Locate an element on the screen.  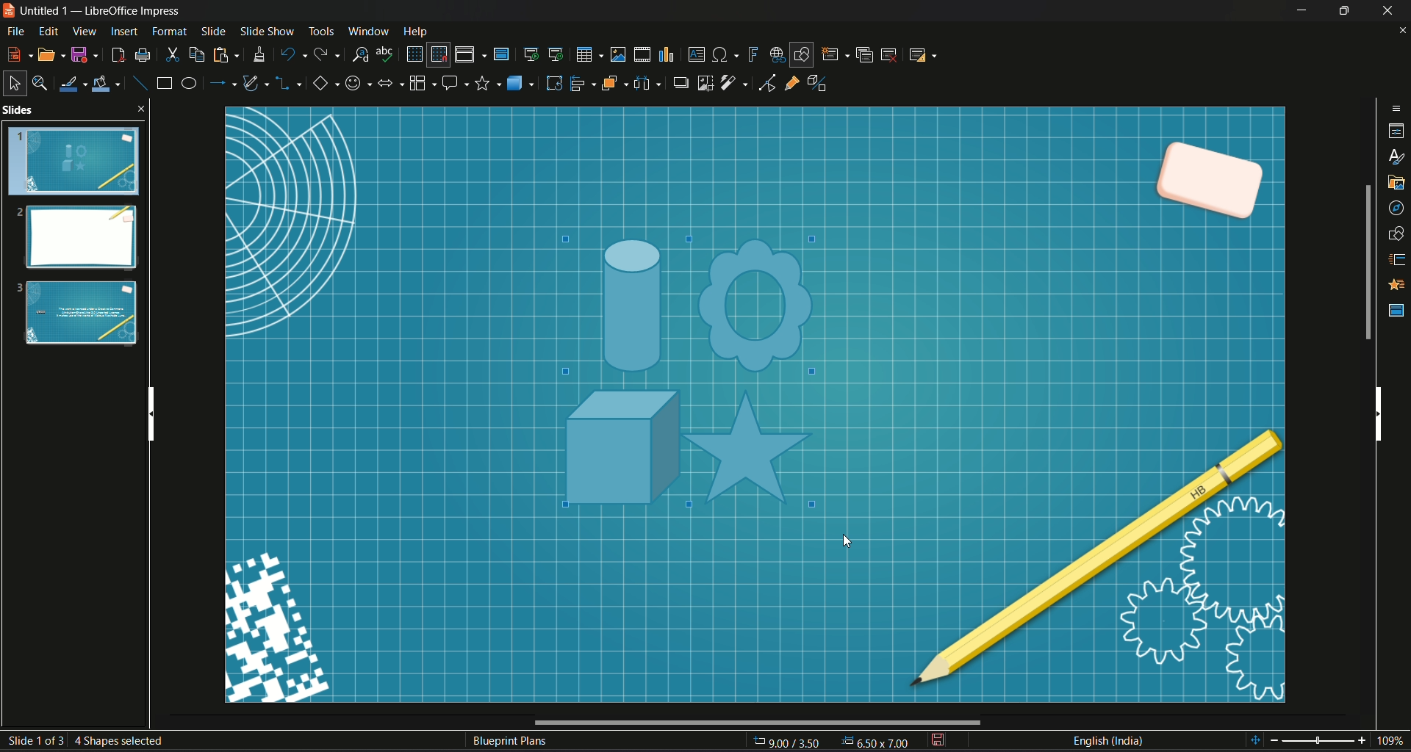
filter is located at coordinates (735, 83).